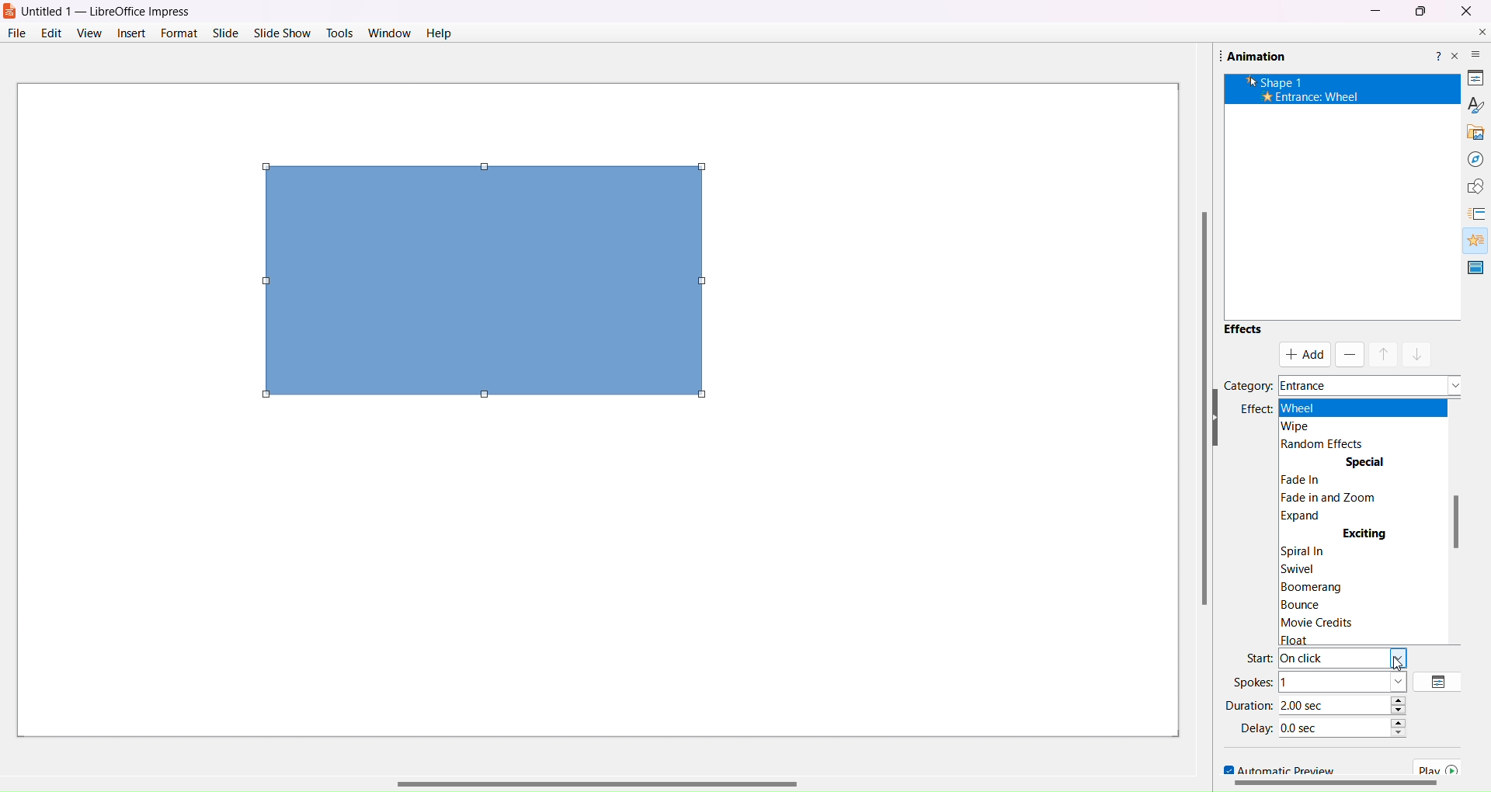  What do you see at coordinates (1333, 726) in the screenshot?
I see `Time` at bounding box center [1333, 726].